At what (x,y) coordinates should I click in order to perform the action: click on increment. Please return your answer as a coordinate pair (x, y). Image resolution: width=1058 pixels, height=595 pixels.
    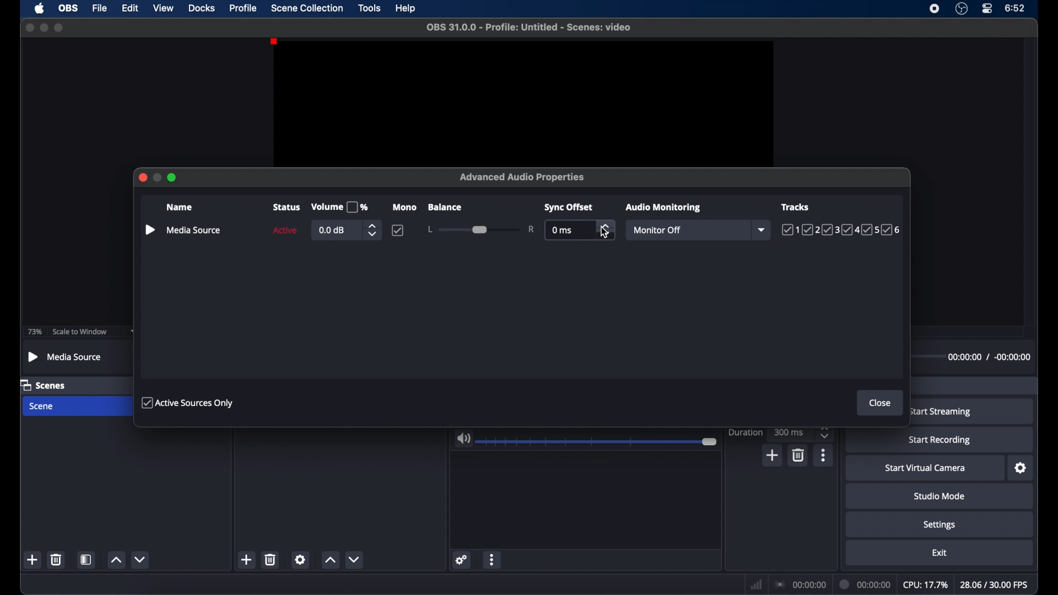
    Looking at the image, I should click on (115, 559).